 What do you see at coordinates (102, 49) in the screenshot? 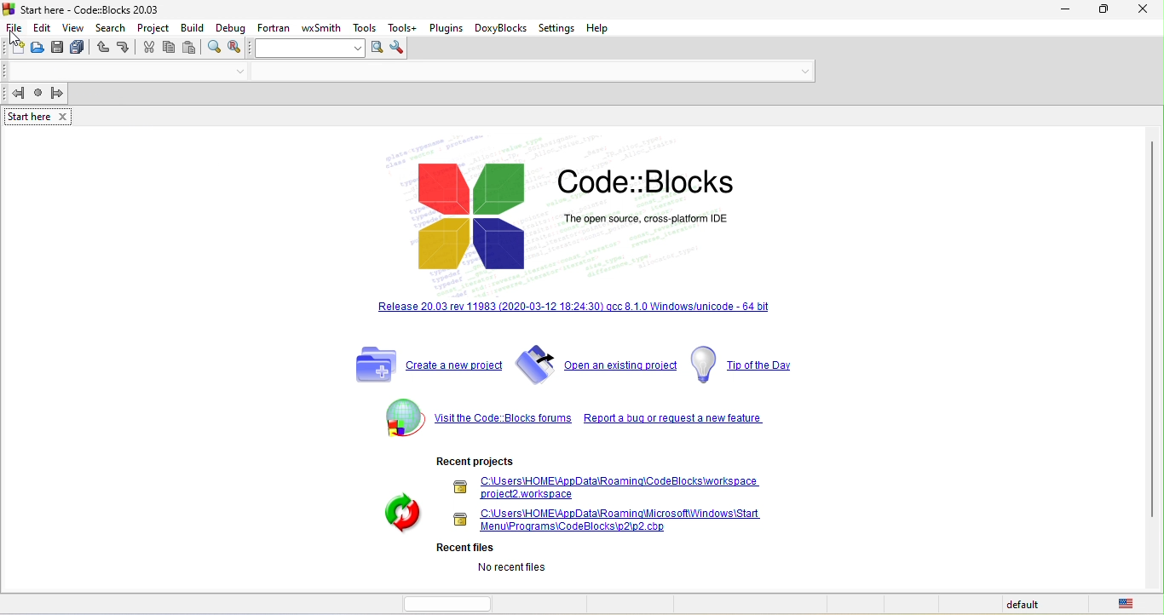
I see `undo` at bounding box center [102, 49].